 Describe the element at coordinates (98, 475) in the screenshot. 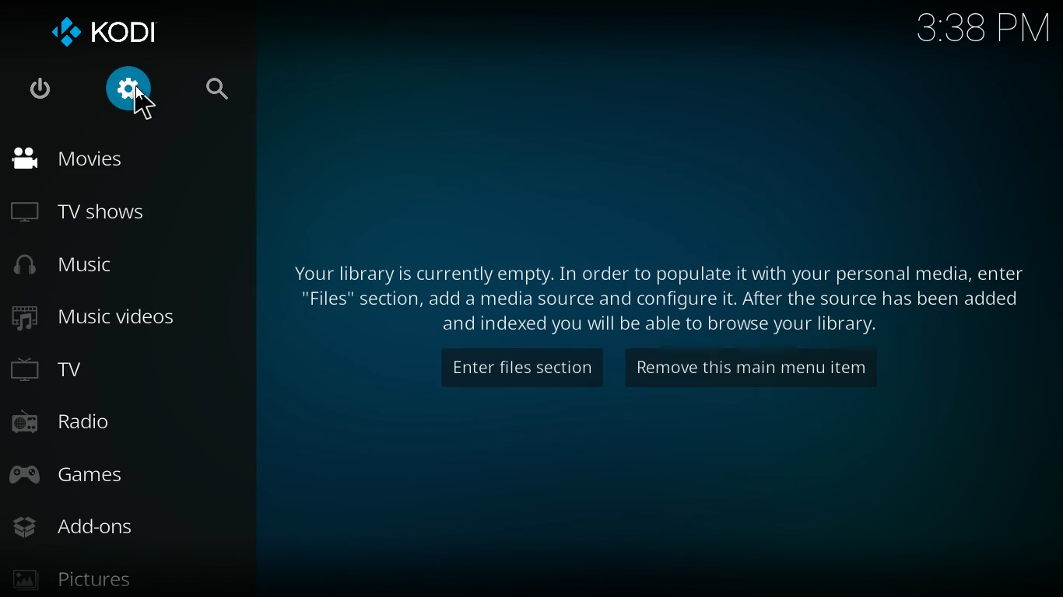

I see `games` at that location.